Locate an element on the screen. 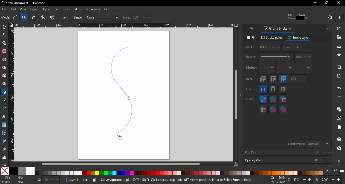  markers, stoke, fills is located at coordinates (284, 109).